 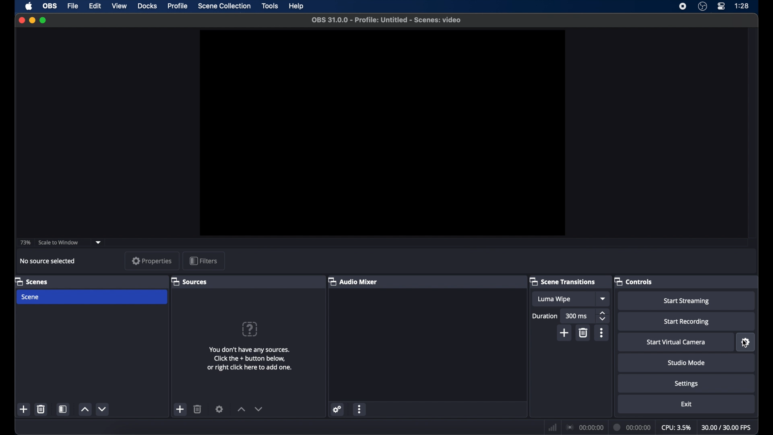 I want to click on add, so click(x=564, y=333).